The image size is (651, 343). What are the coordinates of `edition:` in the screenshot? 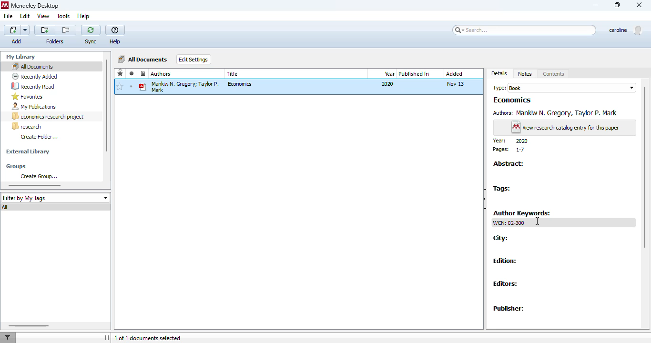 It's located at (505, 261).